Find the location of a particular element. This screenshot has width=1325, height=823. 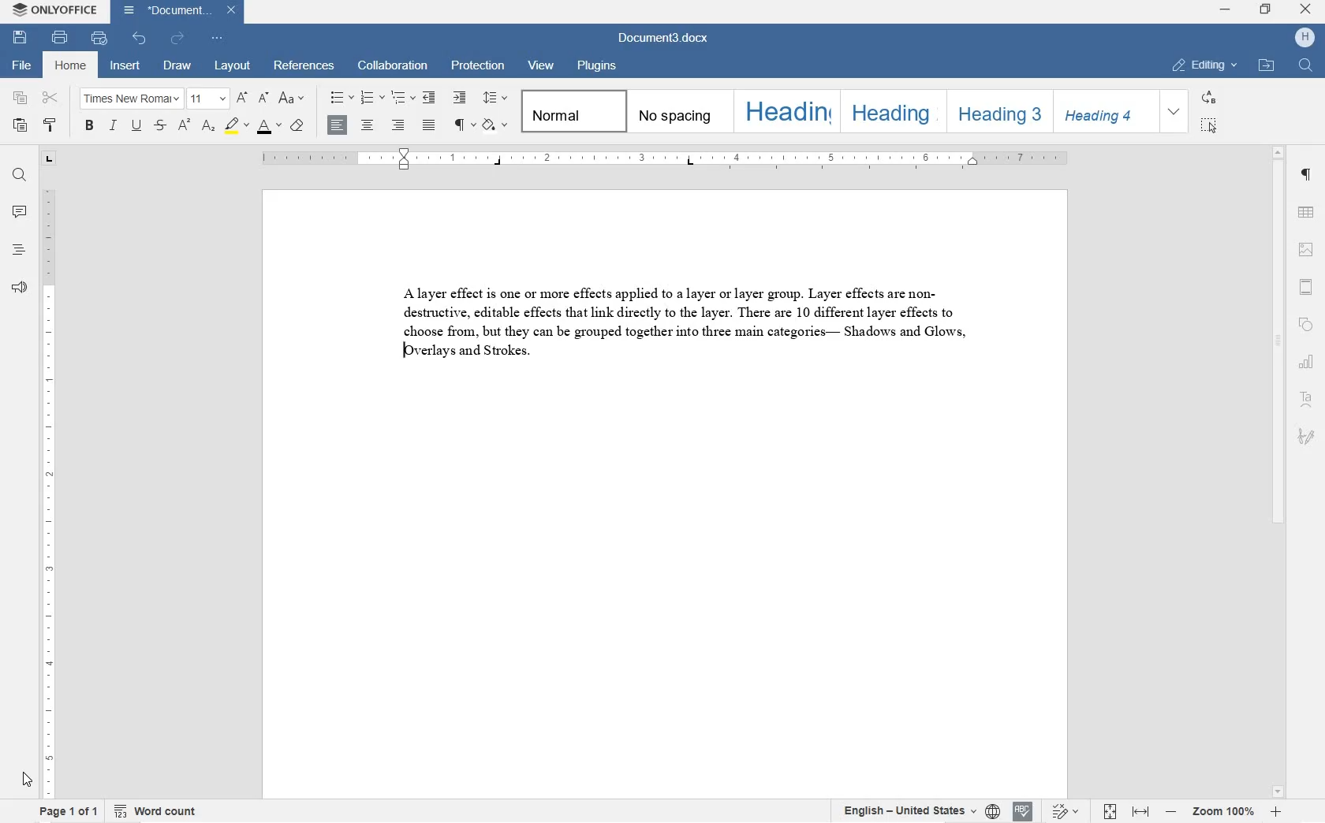

change case is located at coordinates (293, 99).